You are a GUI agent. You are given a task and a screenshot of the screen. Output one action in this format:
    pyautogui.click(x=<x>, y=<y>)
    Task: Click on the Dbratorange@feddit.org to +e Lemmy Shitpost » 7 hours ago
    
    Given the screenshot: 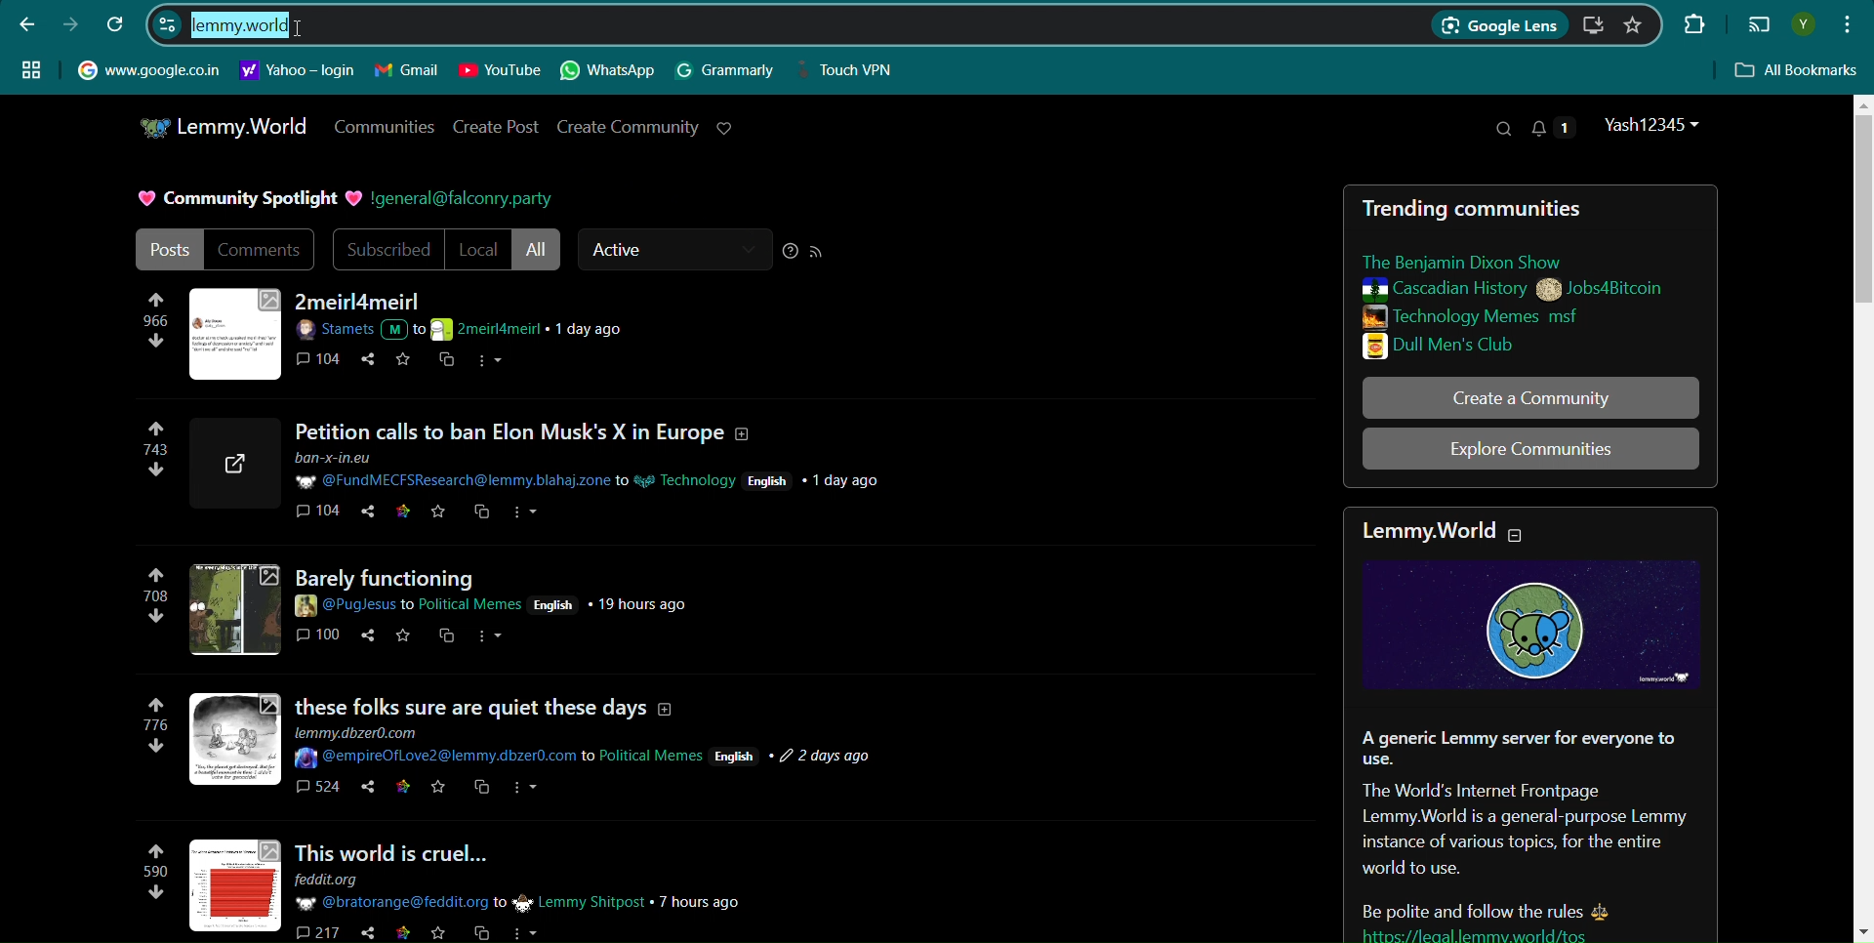 What is the action you would take?
    pyautogui.click(x=519, y=902)
    